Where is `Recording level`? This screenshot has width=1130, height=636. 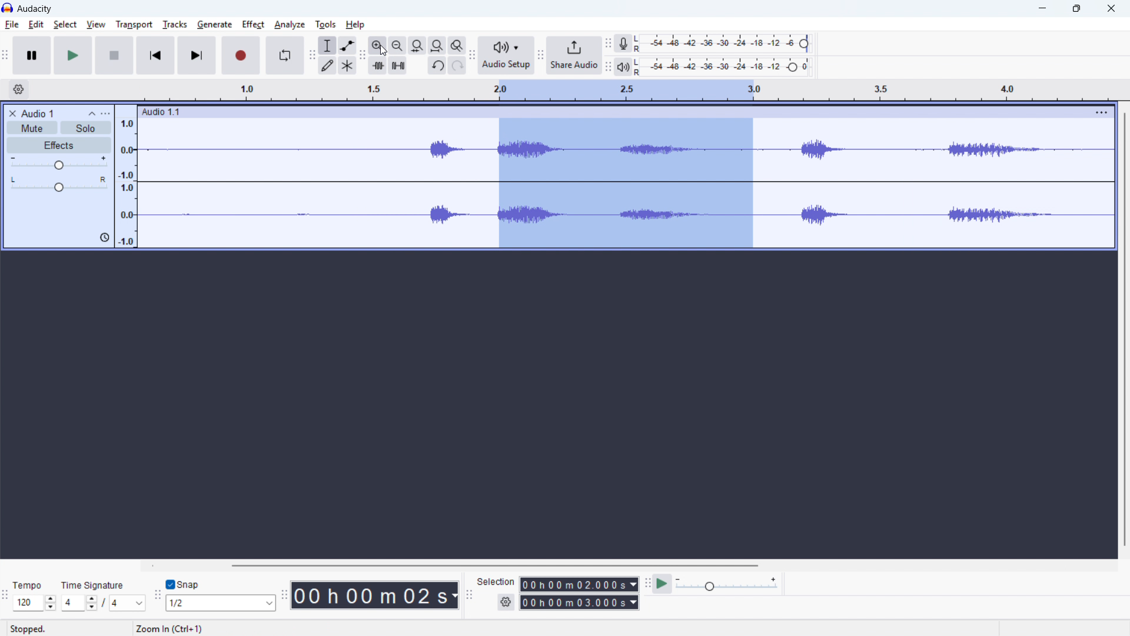 Recording level is located at coordinates (726, 44).